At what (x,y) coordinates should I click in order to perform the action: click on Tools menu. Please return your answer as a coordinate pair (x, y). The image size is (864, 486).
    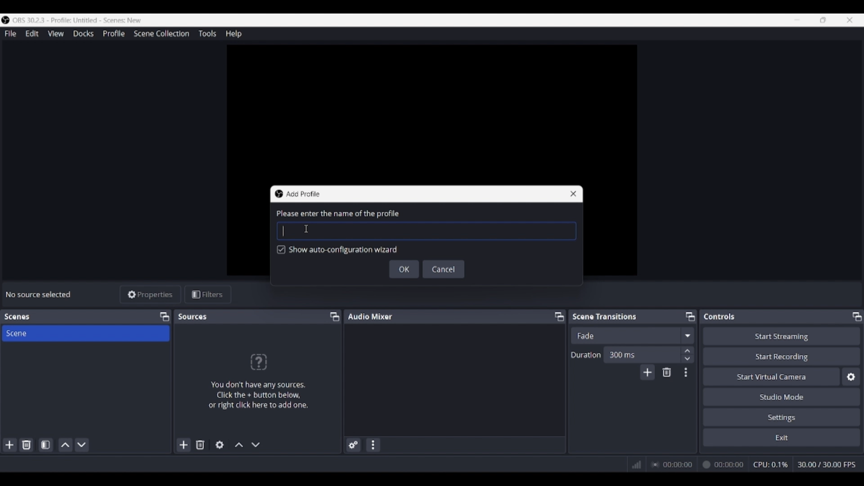
    Looking at the image, I should click on (207, 33).